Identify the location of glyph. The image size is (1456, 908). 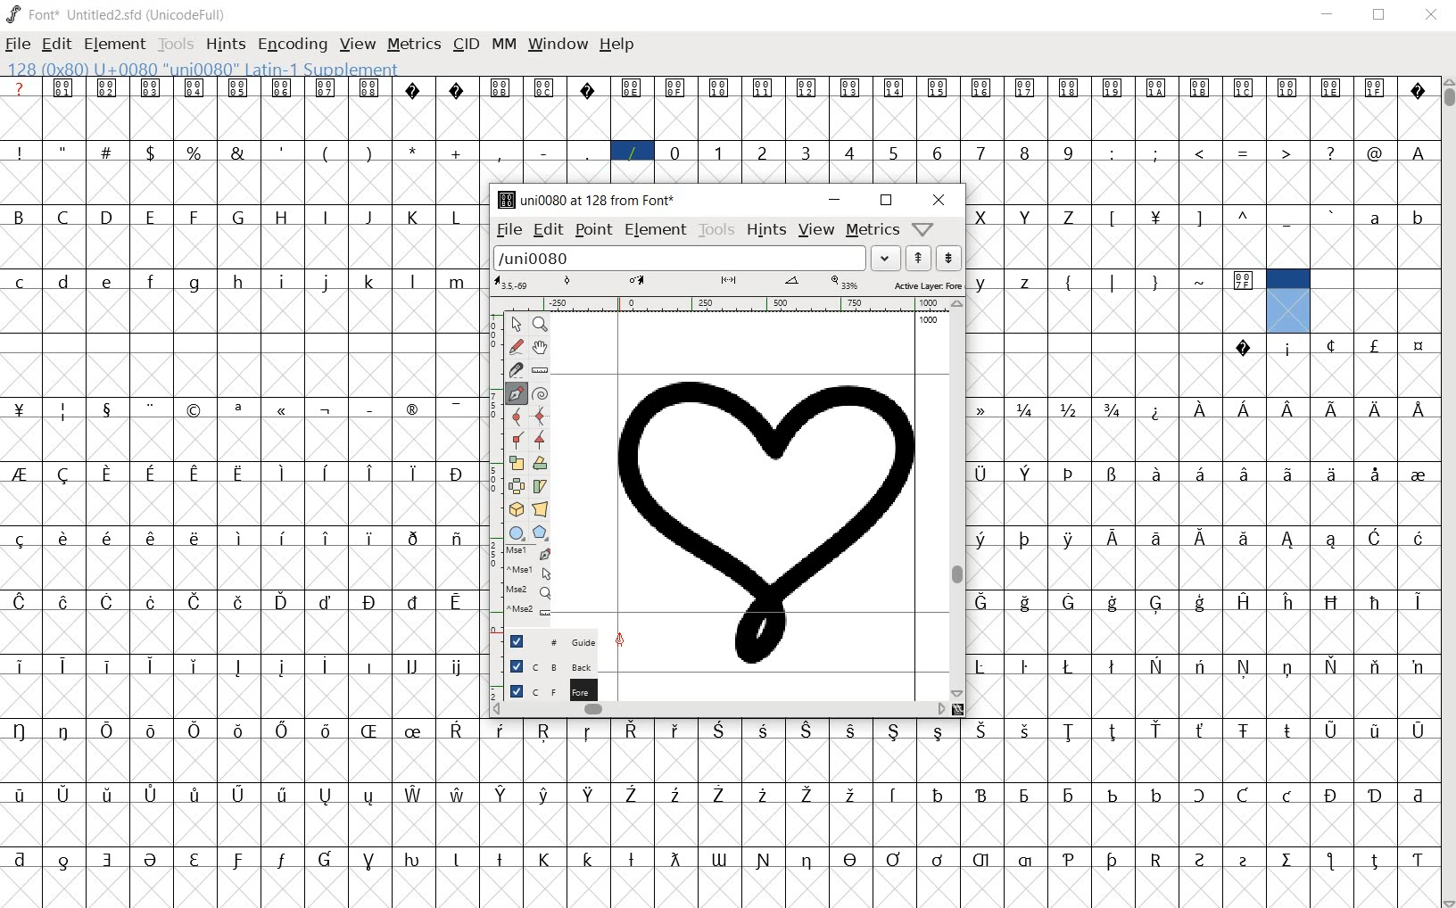
(150, 475).